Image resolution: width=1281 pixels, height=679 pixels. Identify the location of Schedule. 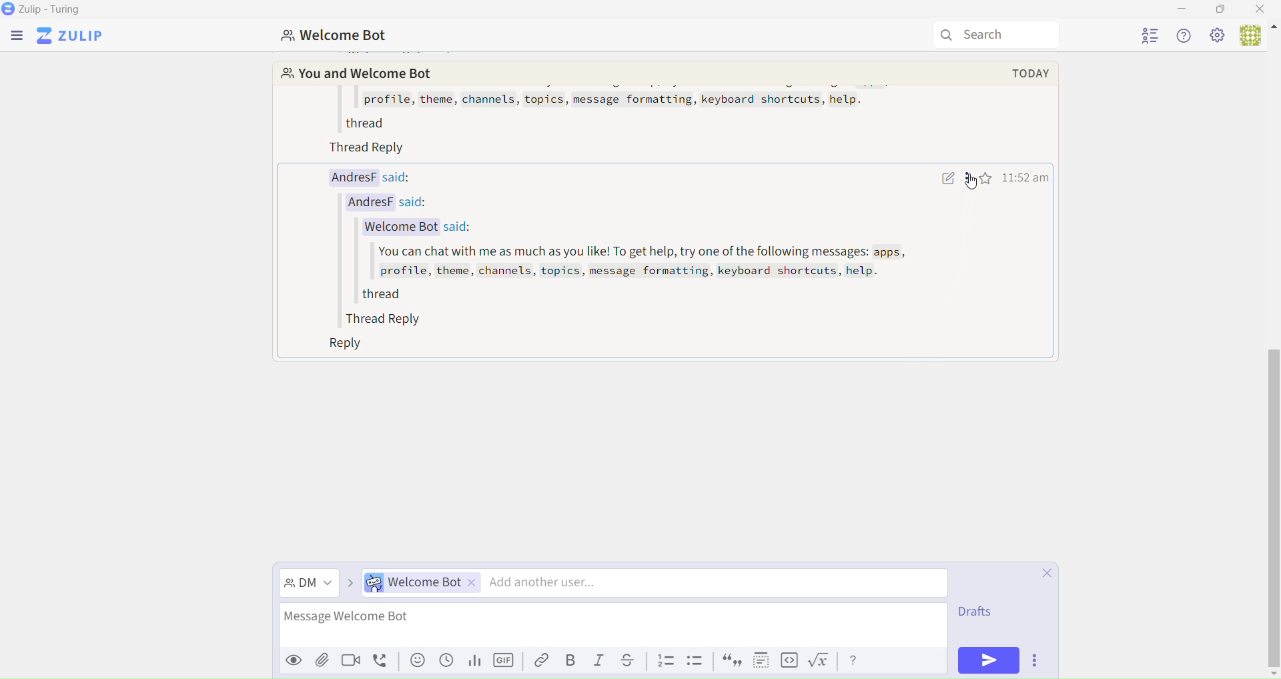
(446, 662).